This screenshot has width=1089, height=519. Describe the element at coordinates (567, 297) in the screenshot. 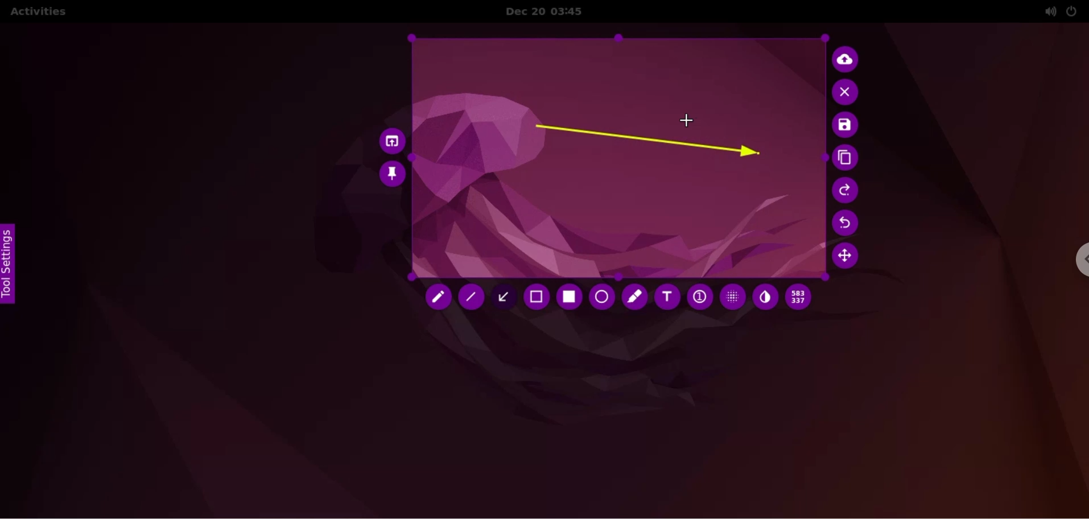

I see `rectangle tool` at that location.